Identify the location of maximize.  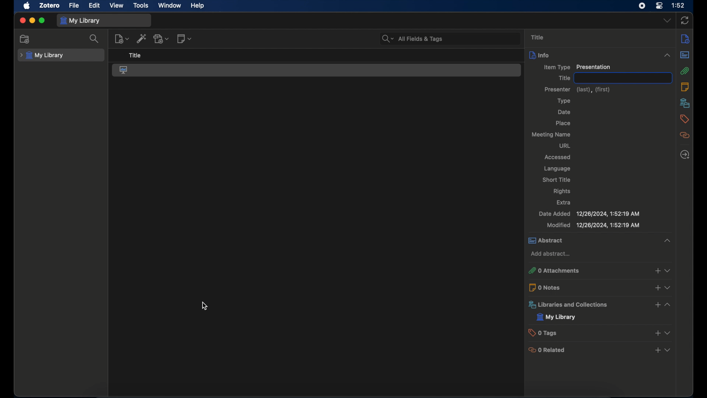
(42, 20).